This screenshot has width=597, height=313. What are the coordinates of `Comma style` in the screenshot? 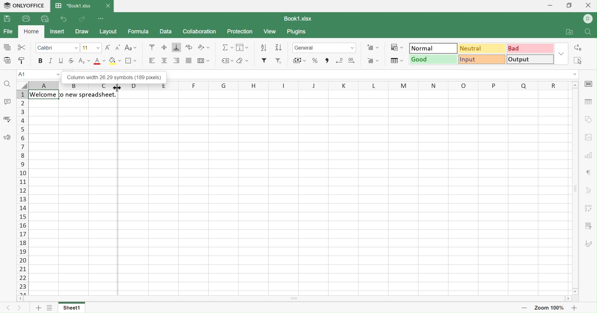 It's located at (327, 60).